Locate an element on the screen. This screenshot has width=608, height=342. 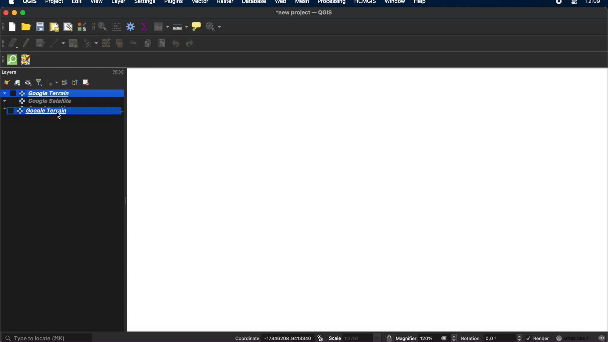
add record is located at coordinates (73, 43).